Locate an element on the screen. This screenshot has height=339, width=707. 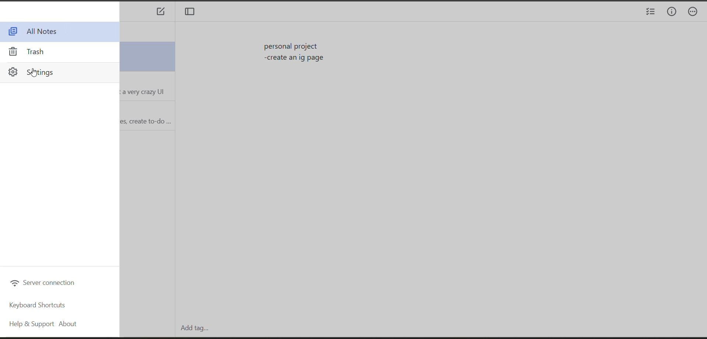
new note is located at coordinates (161, 13).